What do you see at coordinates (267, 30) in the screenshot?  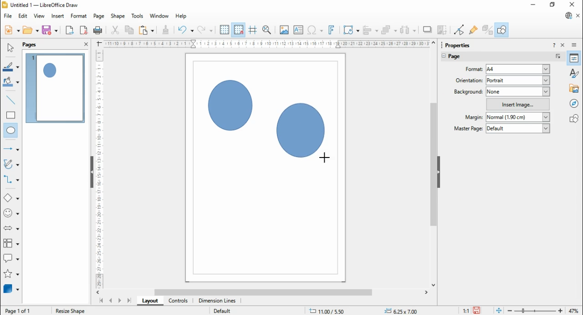 I see `zoom and pan` at bounding box center [267, 30].